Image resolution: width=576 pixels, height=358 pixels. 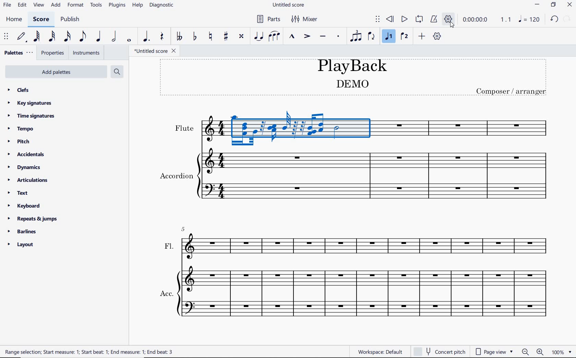 I want to click on repeats & jumps, so click(x=33, y=219).